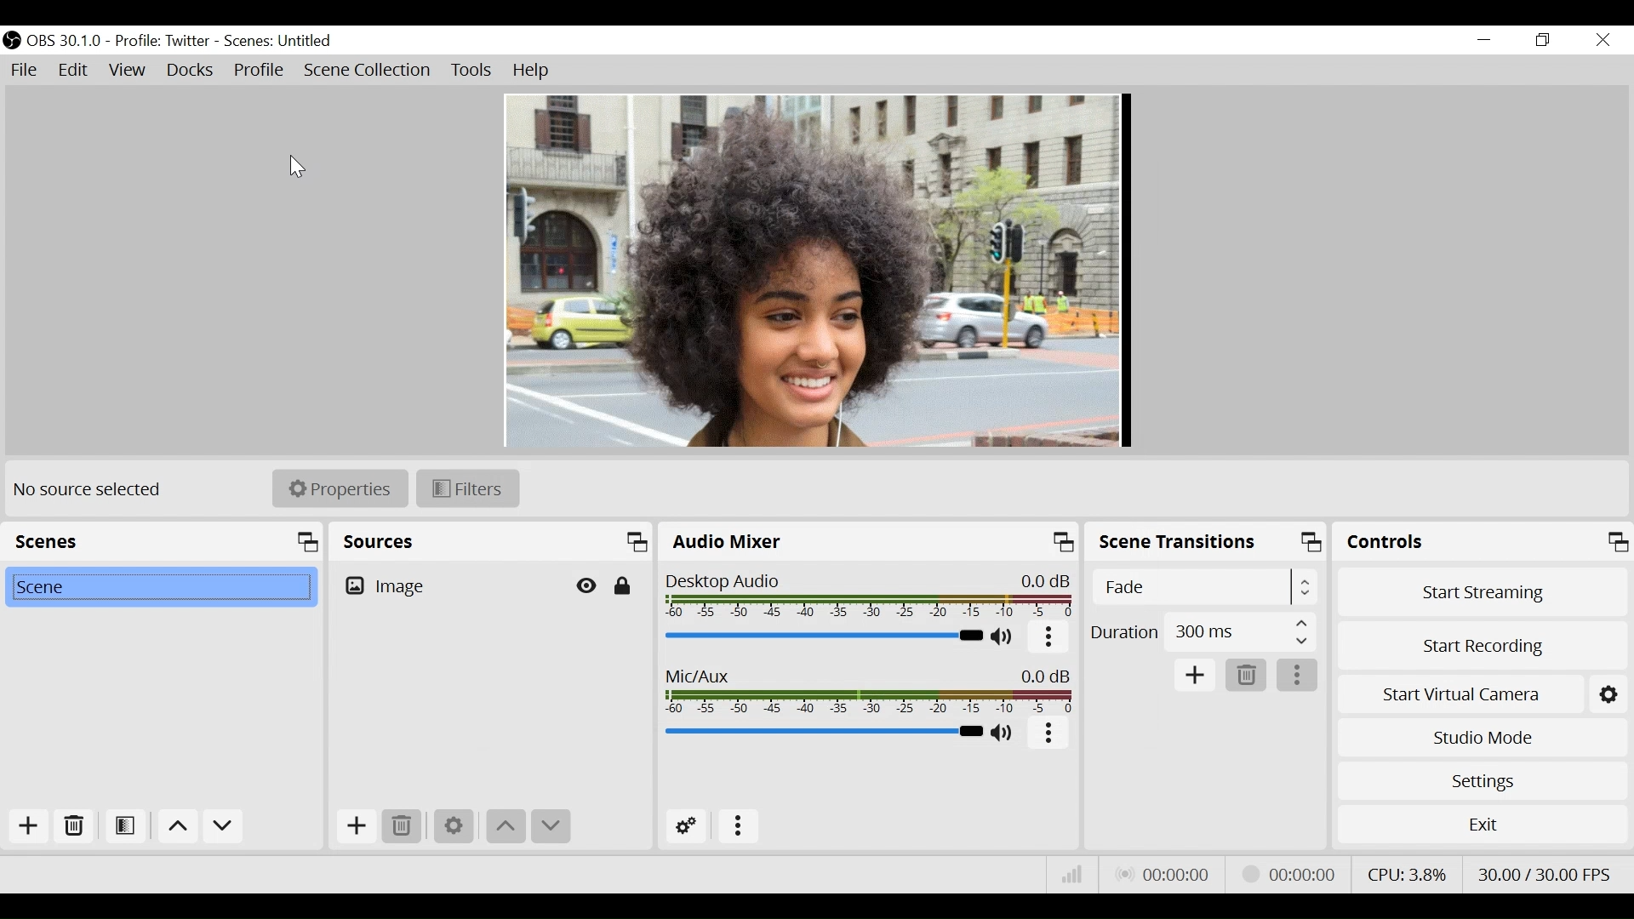 The image size is (1634, 919). Describe the element at coordinates (1482, 644) in the screenshot. I see `Start Recording` at that location.